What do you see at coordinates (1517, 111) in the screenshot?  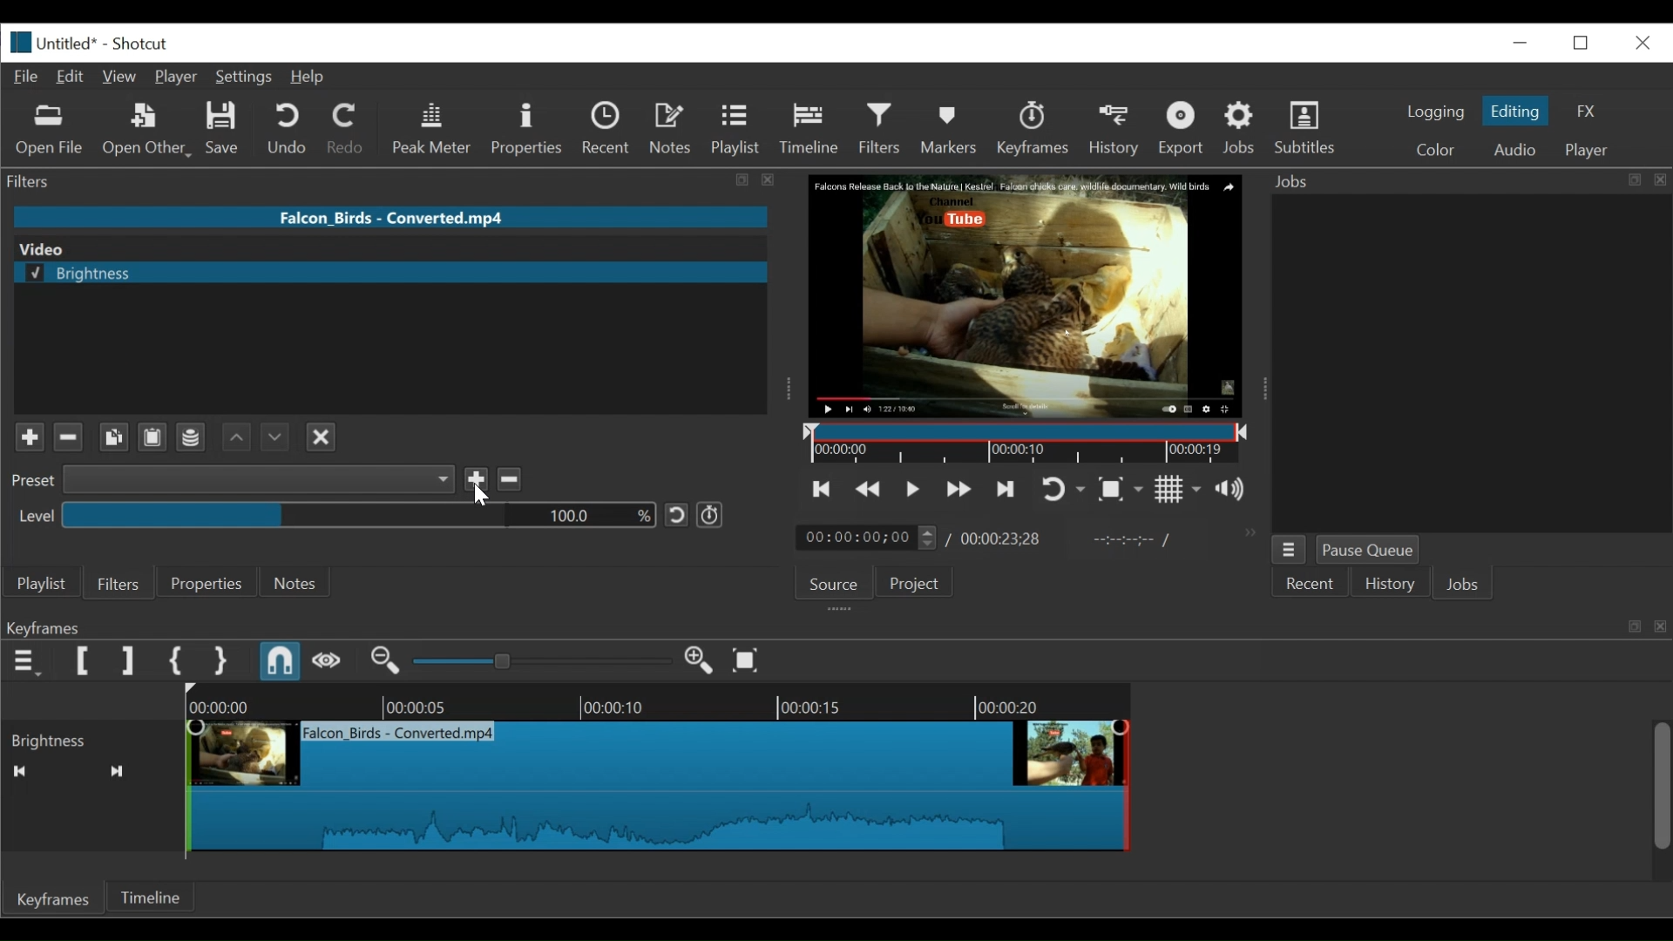 I see `Editing` at bounding box center [1517, 111].